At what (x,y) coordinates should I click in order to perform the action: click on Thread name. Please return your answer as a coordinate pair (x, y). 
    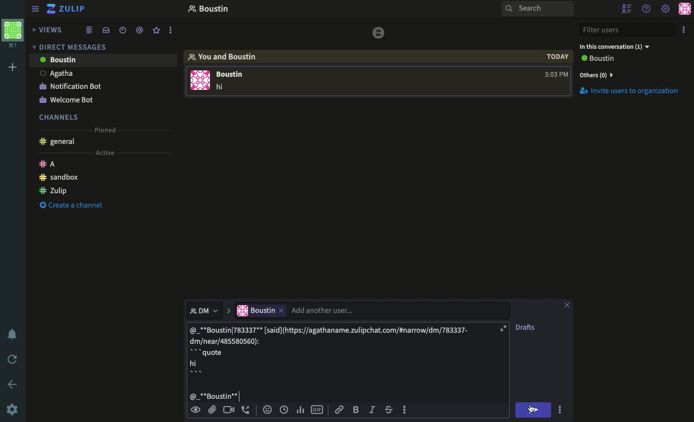
    Looking at the image, I should click on (208, 10).